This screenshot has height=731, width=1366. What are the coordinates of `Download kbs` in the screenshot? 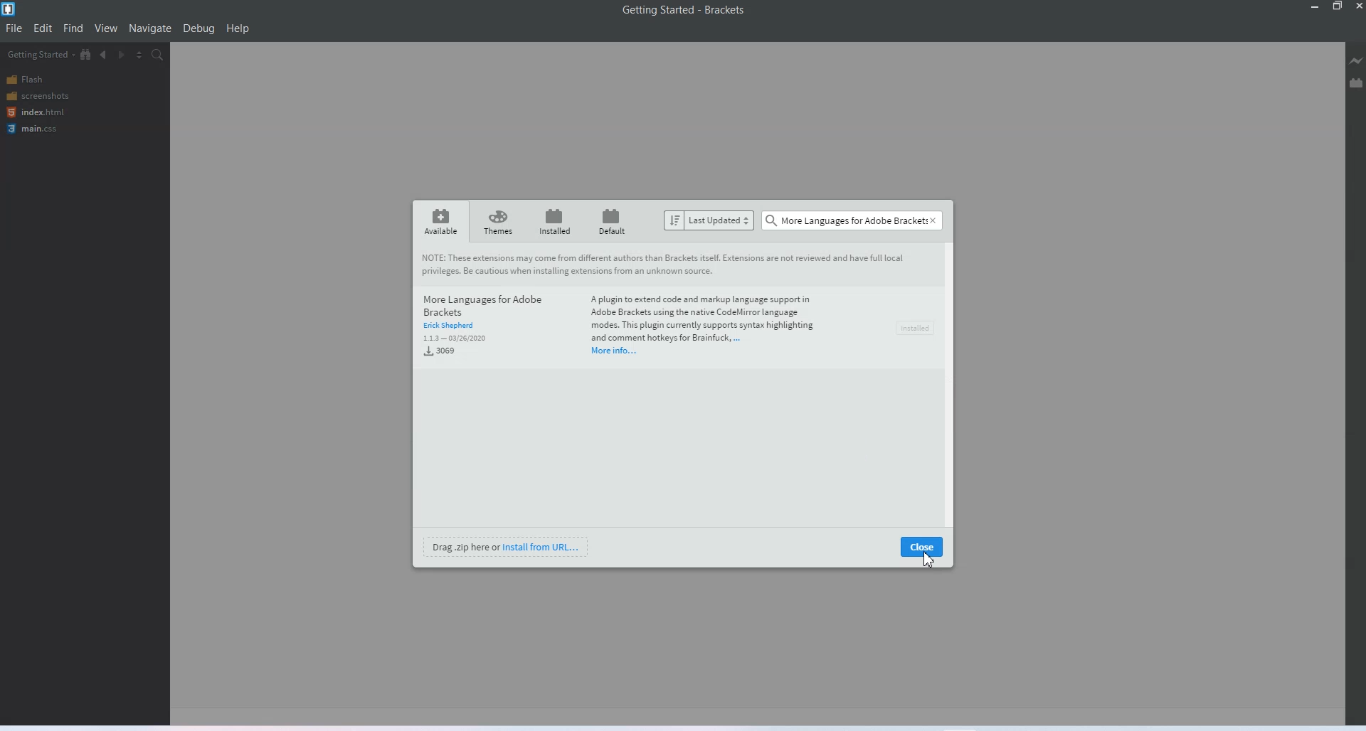 It's located at (454, 346).